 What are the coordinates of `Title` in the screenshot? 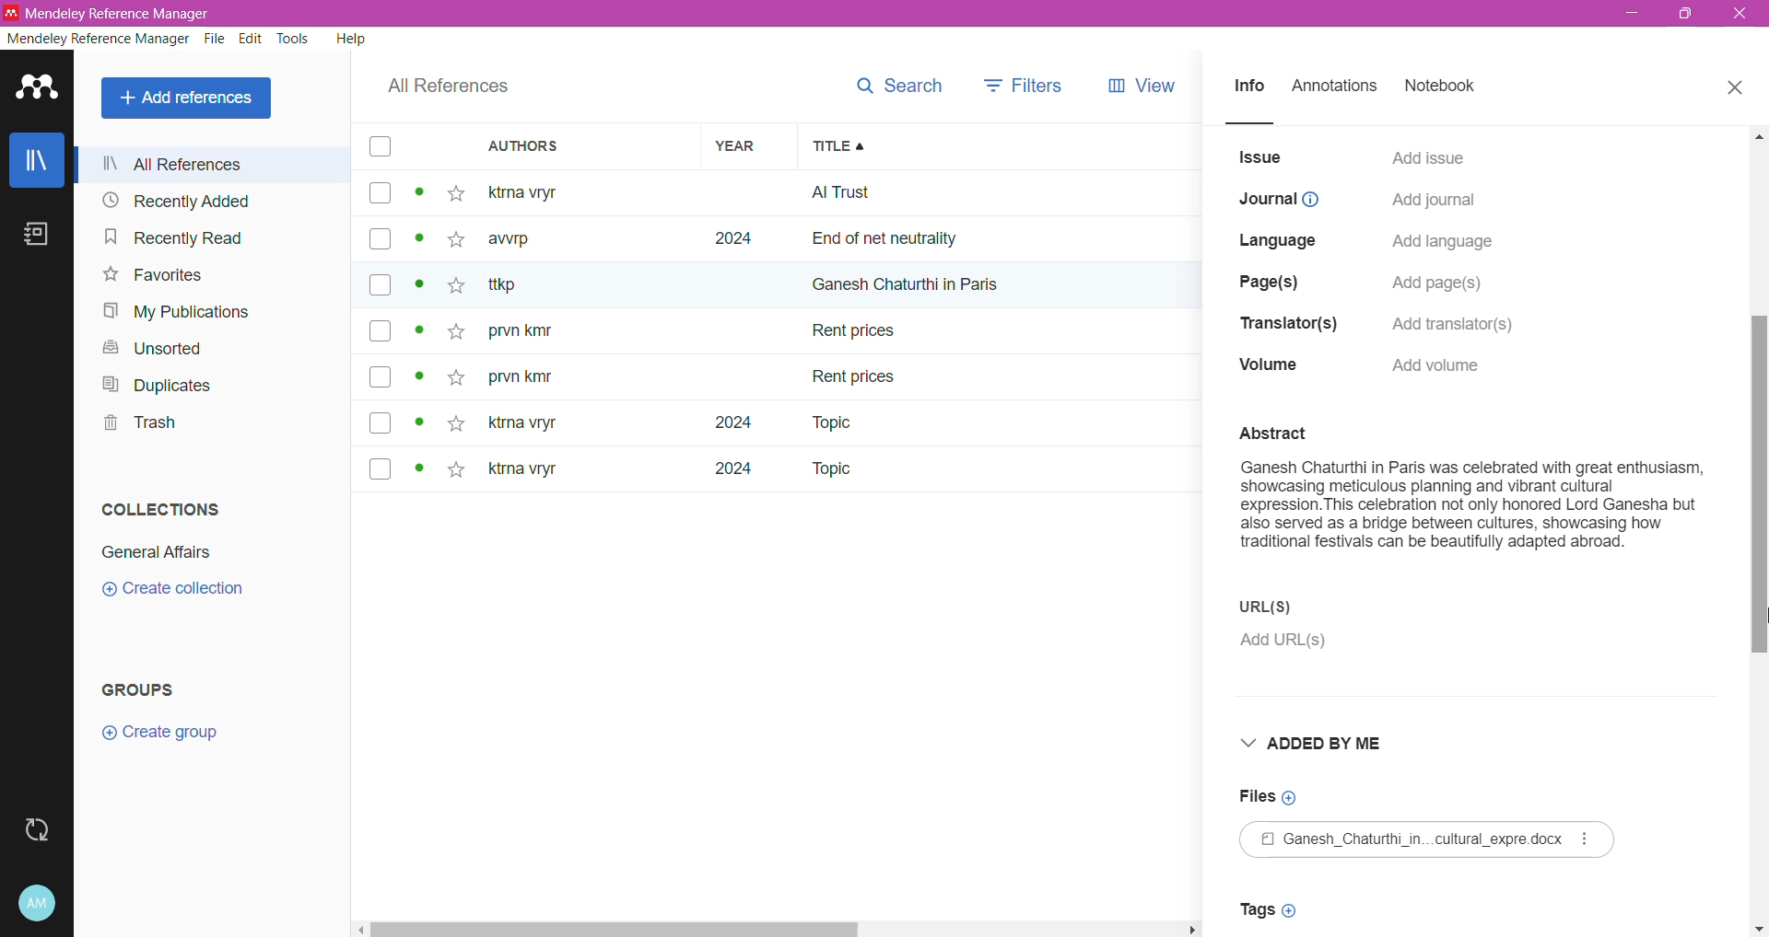 It's located at (999, 146).